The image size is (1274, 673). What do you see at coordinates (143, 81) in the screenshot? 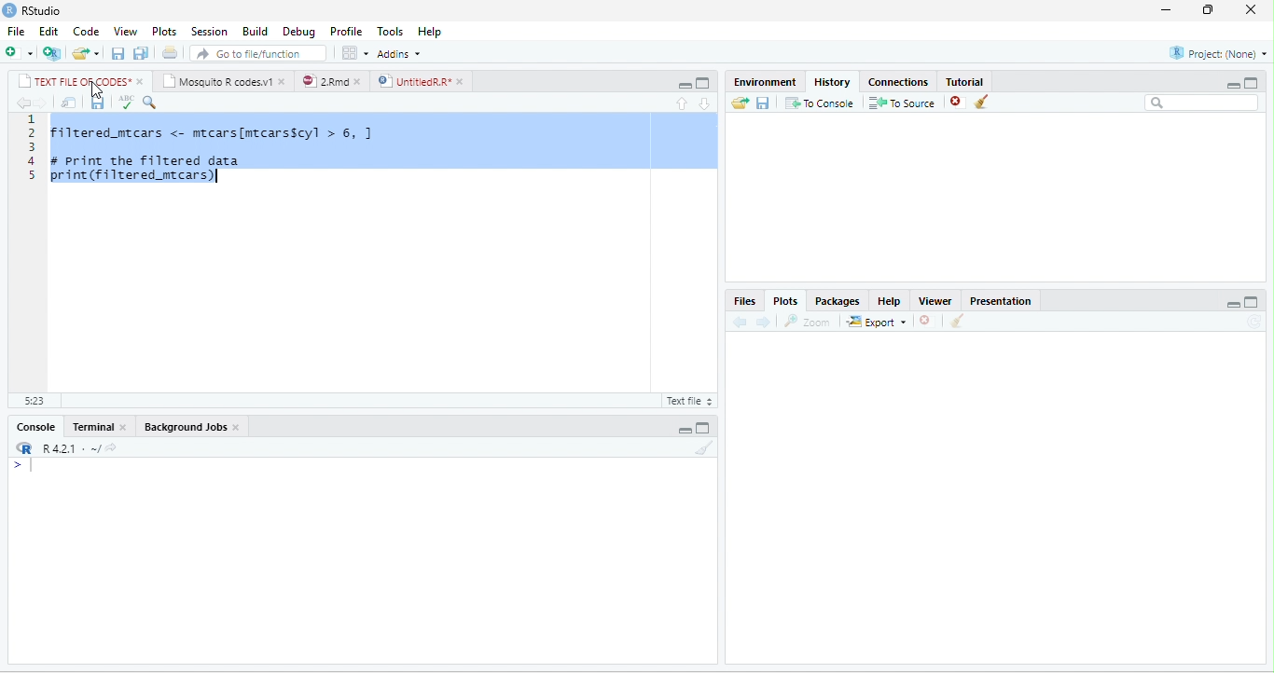
I see `close` at bounding box center [143, 81].